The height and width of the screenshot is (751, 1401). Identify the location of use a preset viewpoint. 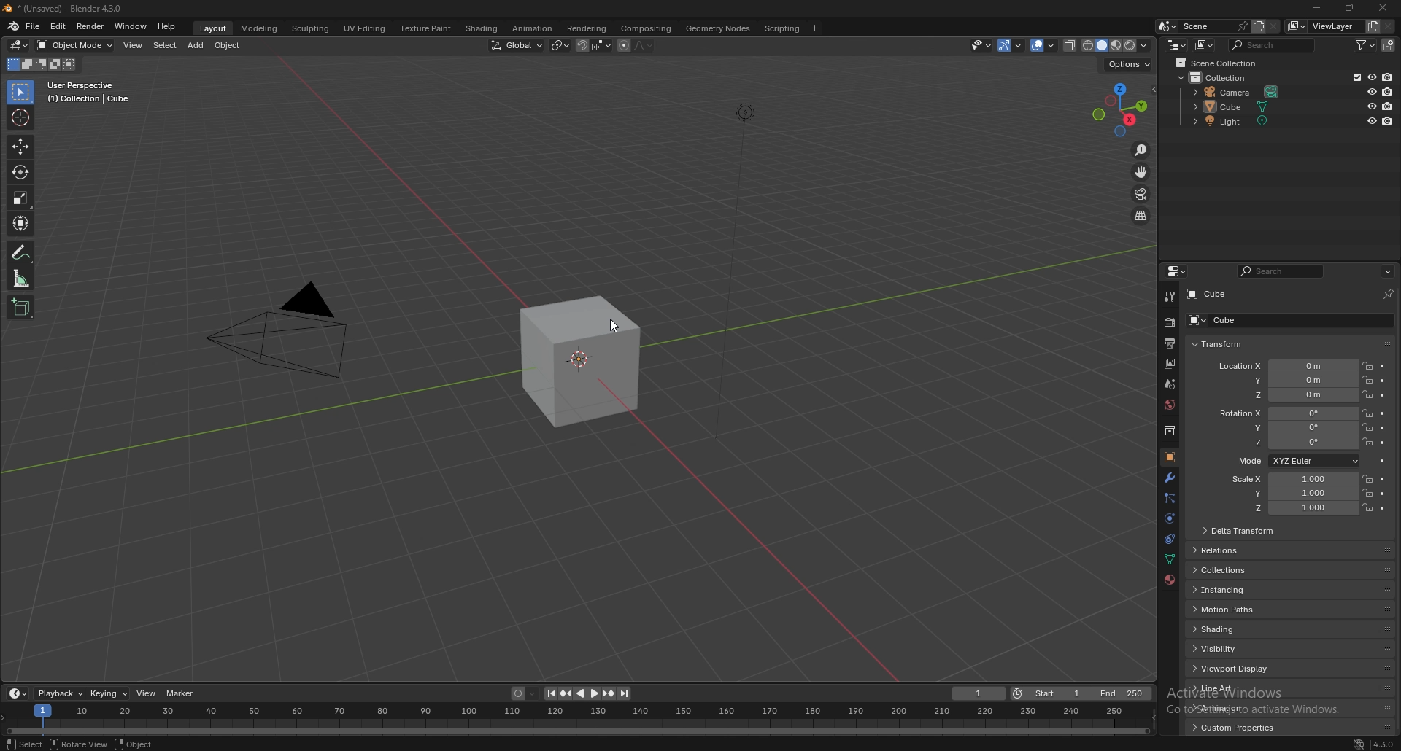
(1120, 109).